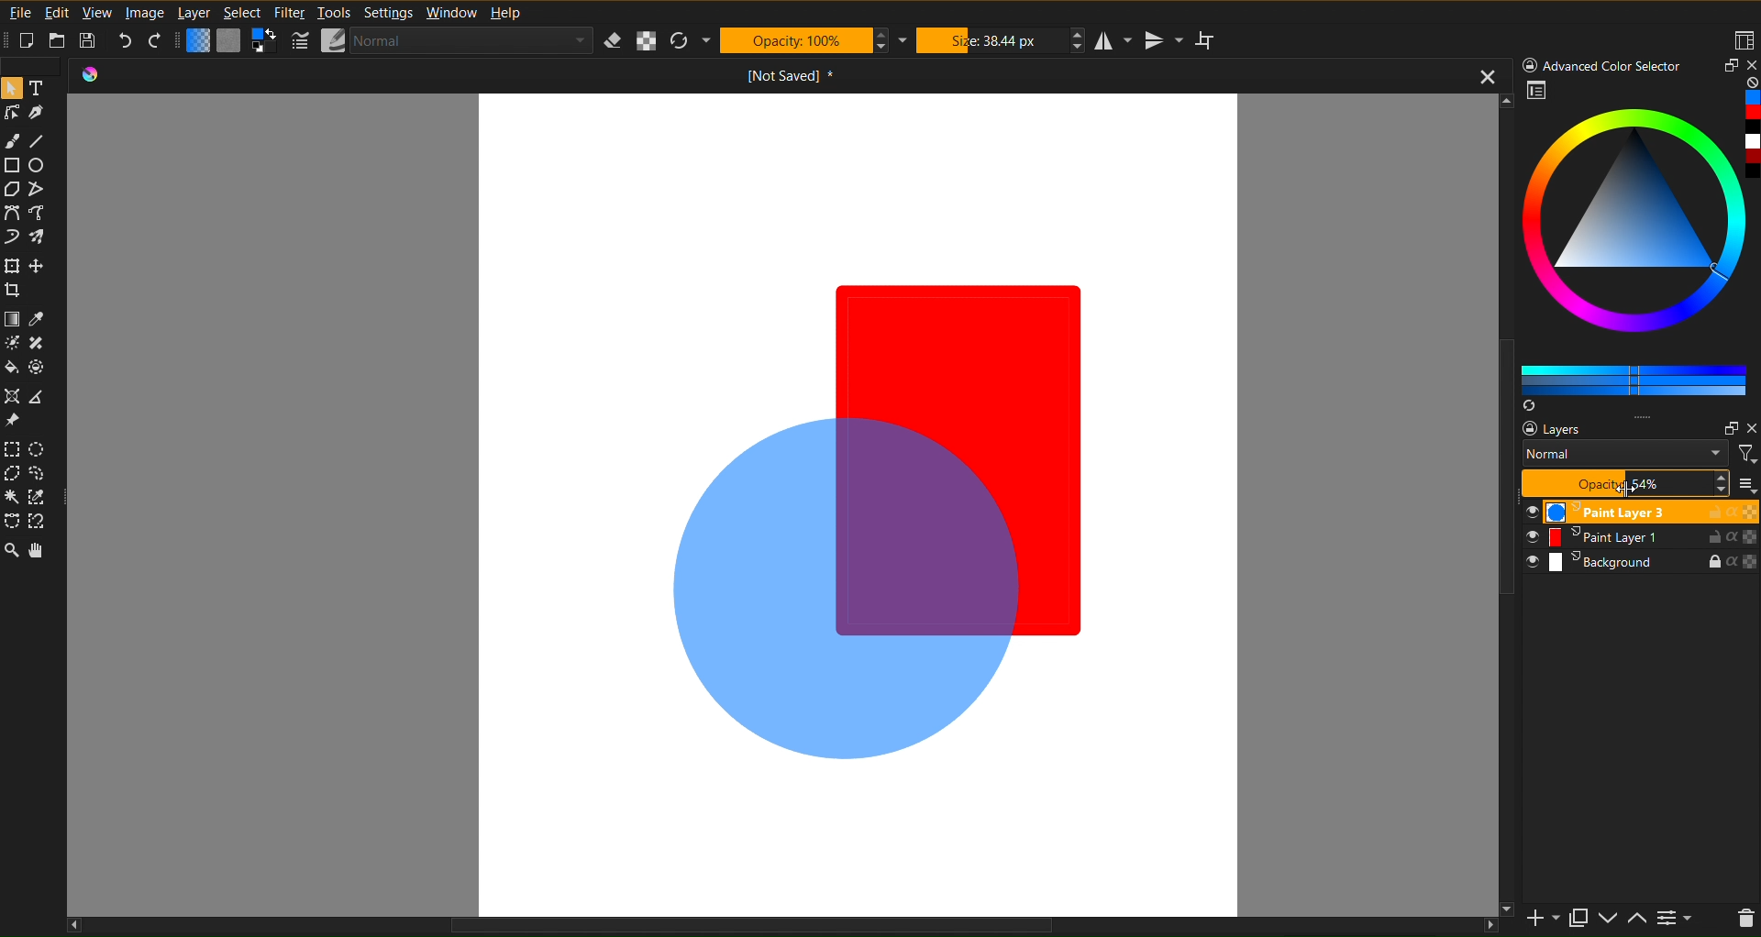  I want to click on Opacity, so click(1626, 482).